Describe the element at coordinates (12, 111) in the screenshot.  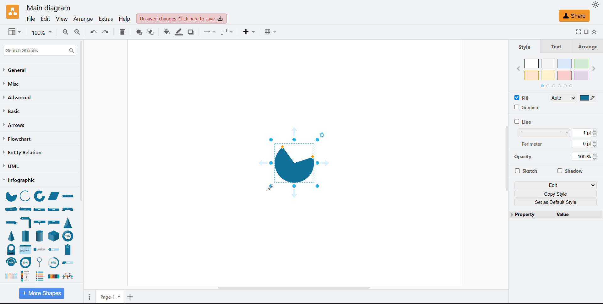
I see `Basic ` at that location.